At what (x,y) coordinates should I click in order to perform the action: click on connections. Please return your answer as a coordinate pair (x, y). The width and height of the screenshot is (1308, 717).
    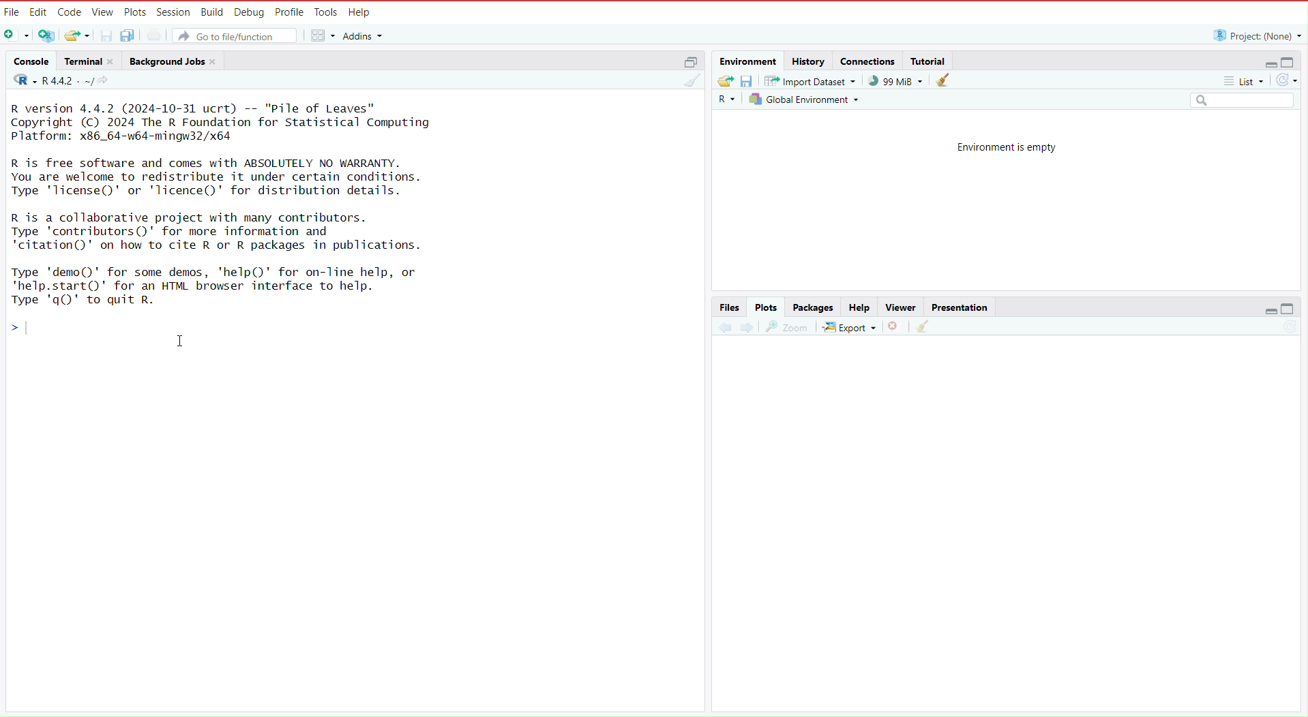
    Looking at the image, I should click on (867, 60).